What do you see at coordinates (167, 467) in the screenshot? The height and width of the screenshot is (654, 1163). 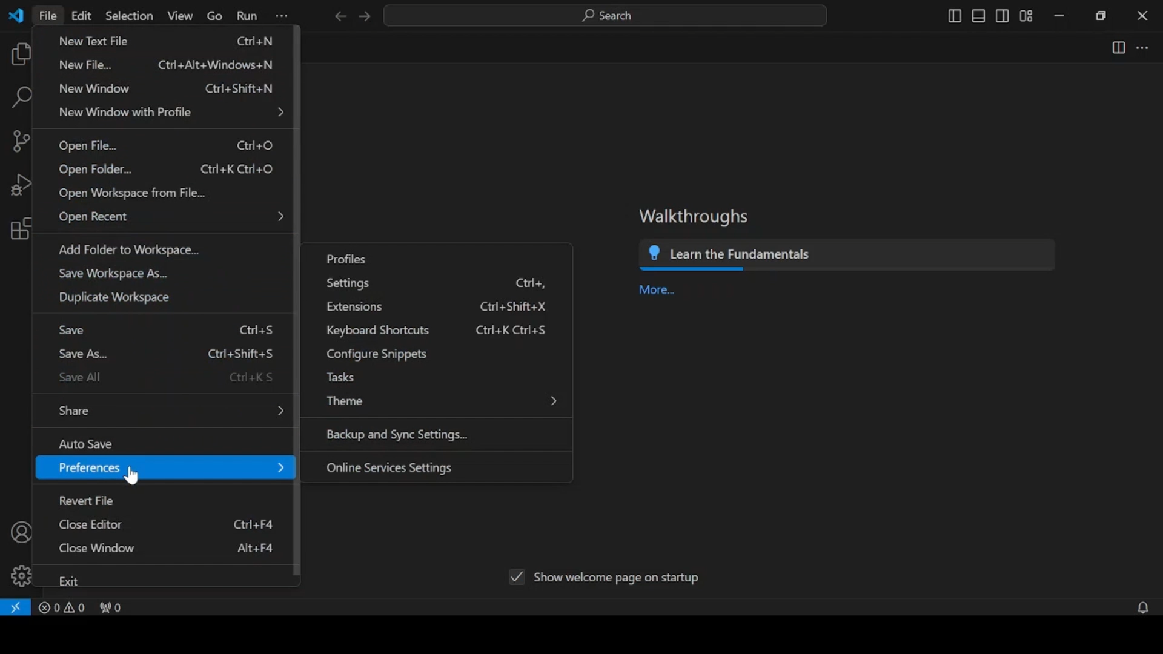 I see `preferences menu` at bounding box center [167, 467].